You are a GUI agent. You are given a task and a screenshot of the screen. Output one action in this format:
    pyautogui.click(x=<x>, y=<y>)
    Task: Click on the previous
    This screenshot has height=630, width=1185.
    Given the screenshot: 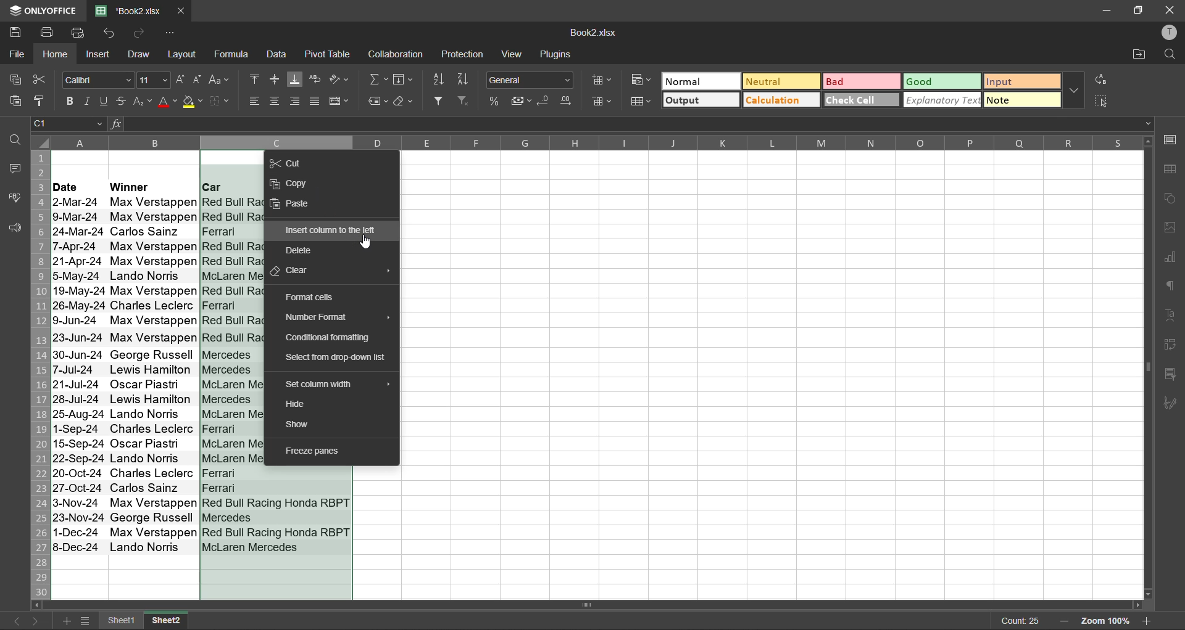 What is the action you would take?
    pyautogui.click(x=12, y=619)
    